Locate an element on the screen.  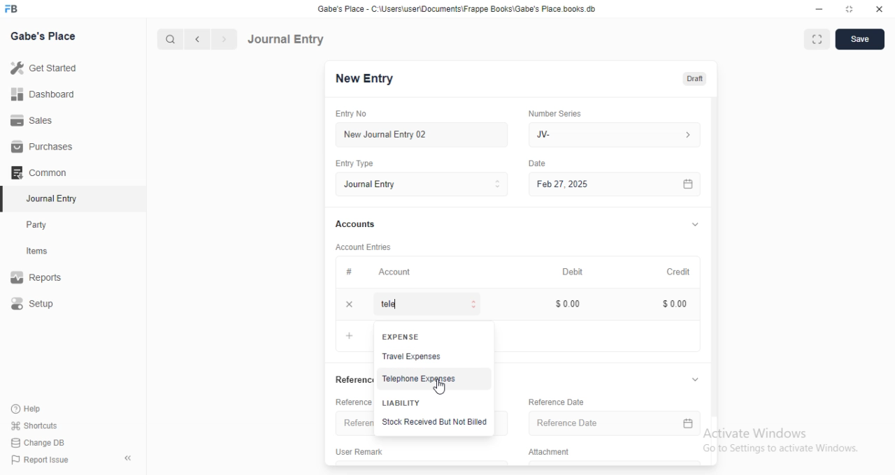
‘Attachment is located at coordinates (547, 451).